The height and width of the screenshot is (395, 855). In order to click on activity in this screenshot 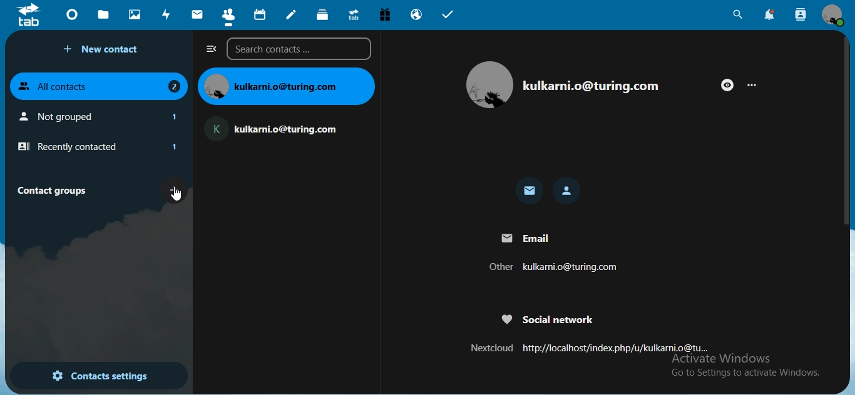, I will do `click(167, 14)`.